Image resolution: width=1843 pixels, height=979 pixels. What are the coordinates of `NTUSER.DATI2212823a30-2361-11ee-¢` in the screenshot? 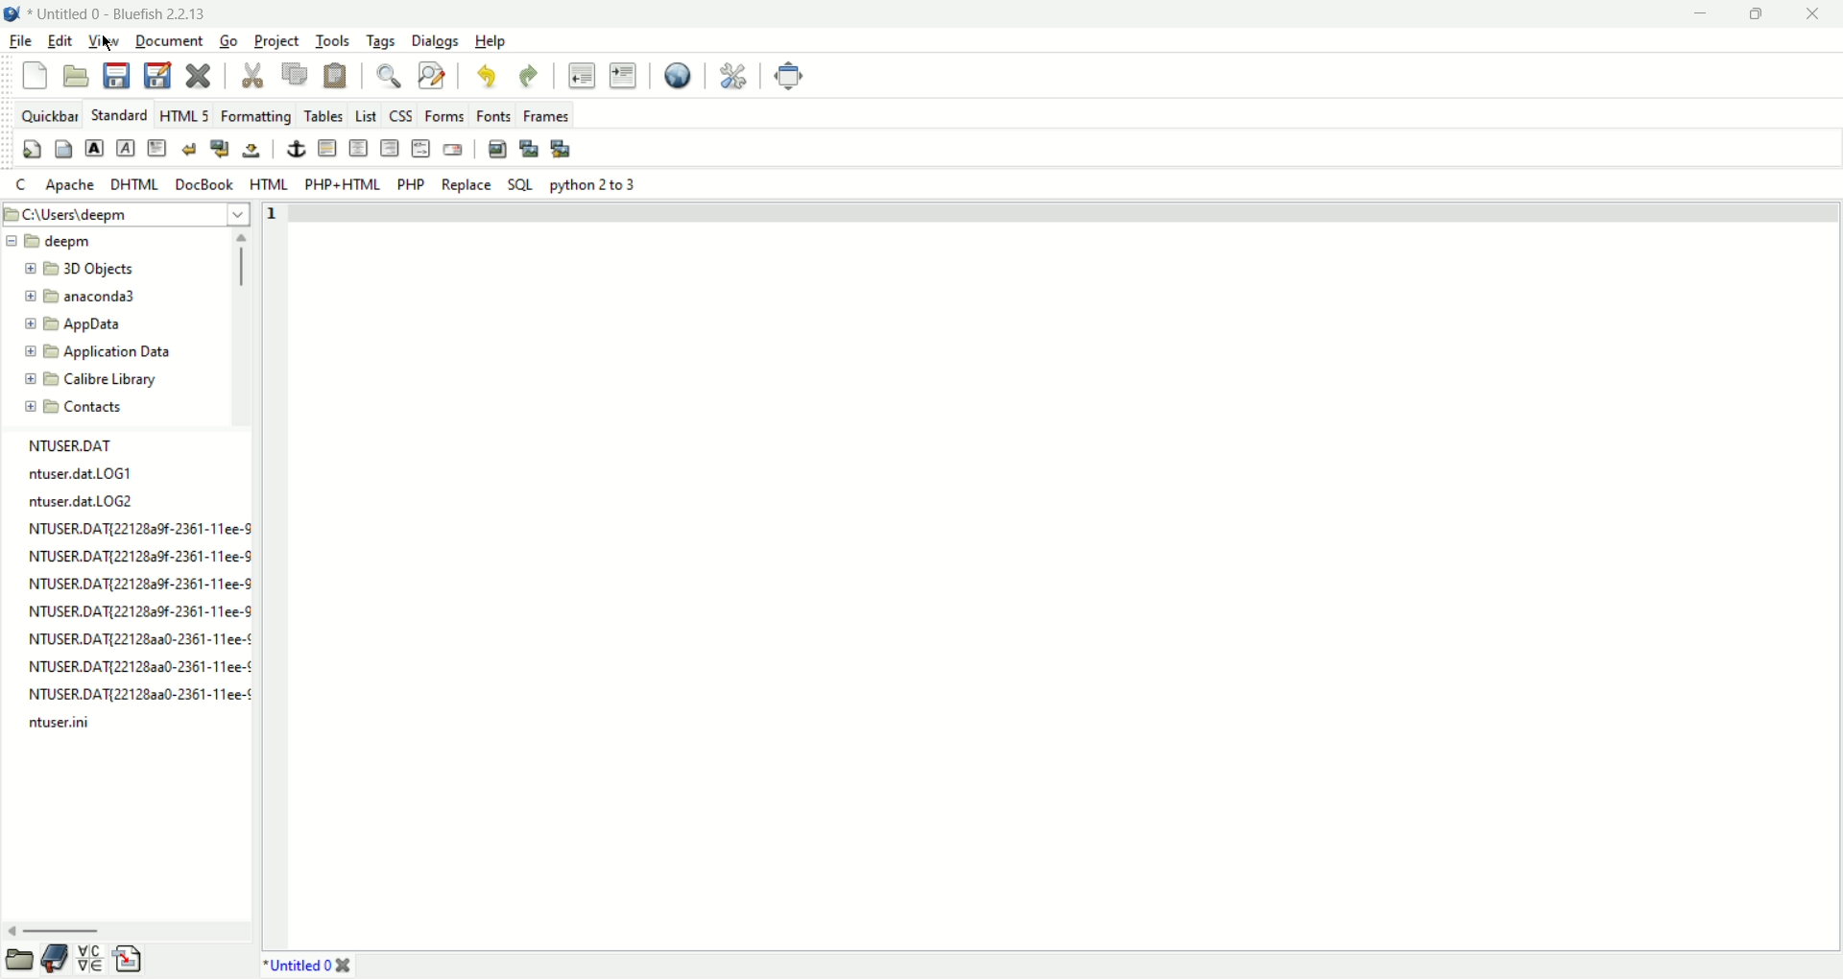 It's located at (141, 636).